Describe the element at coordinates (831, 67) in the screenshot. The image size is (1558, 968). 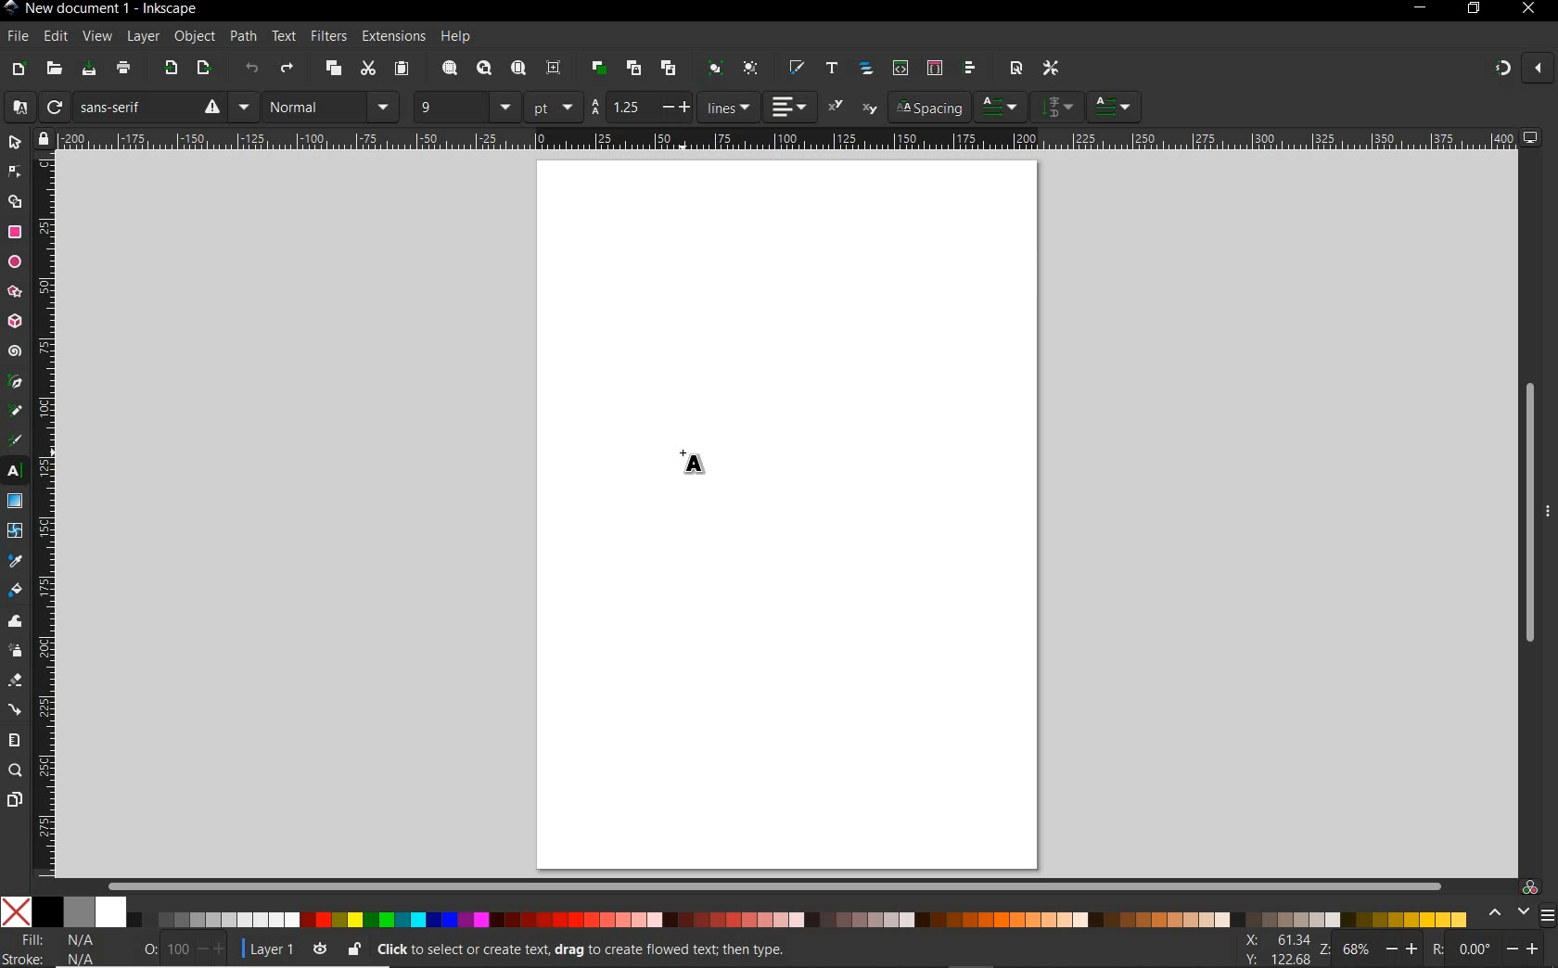
I see `open text` at that location.